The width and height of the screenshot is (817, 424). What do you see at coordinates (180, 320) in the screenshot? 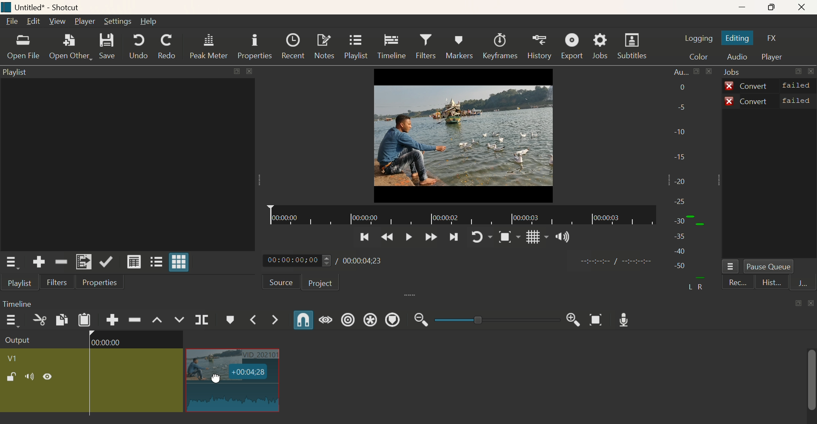
I see `Overwrite` at bounding box center [180, 320].